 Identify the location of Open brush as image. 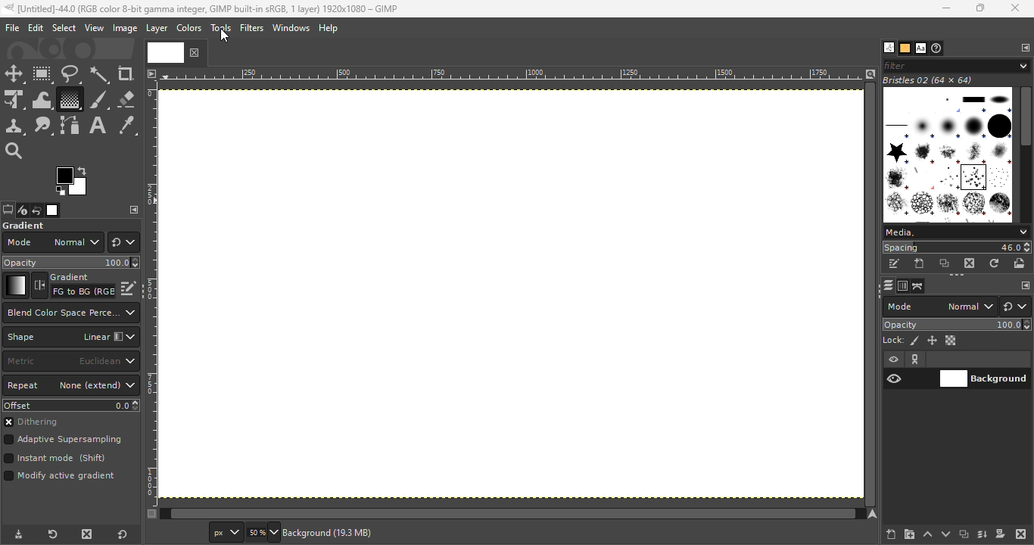
(1020, 263).